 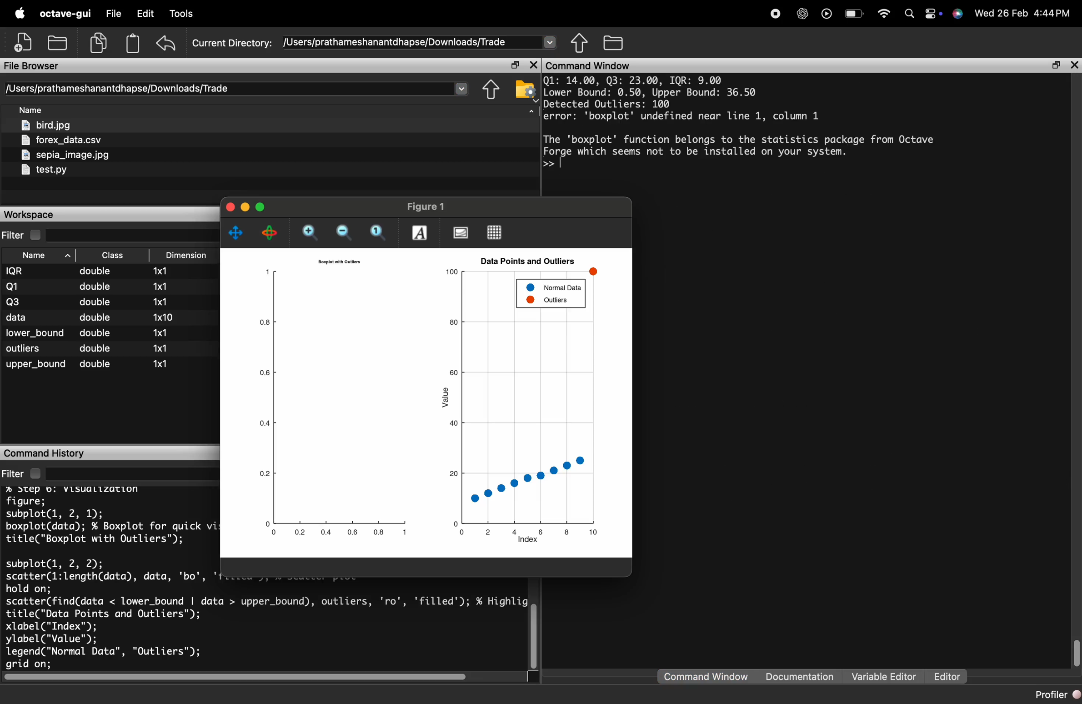 I want to click on figure;

subplot(l, 2, 1);

boxplot(data); % Boxplot for quick
title("Boxplot with Outliers");, so click(x=105, y=520).